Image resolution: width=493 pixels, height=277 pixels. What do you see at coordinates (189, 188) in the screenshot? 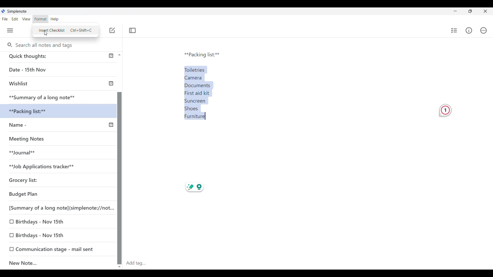
I see `Sharp` at bounding box center [189, 188].